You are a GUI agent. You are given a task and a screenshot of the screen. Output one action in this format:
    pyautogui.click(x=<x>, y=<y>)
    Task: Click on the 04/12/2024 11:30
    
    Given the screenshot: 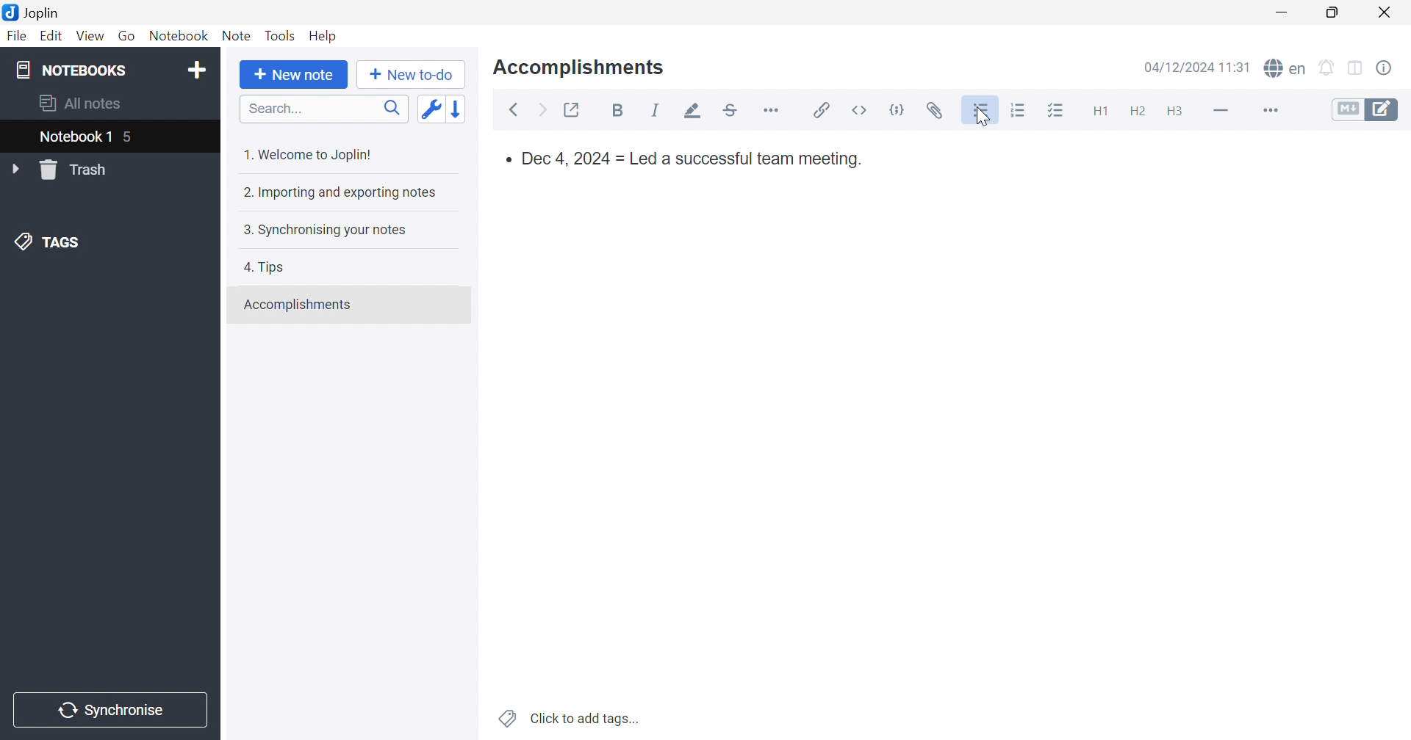 What is the action you would take?
    pyautogui.click(x=1197, y=66)
    